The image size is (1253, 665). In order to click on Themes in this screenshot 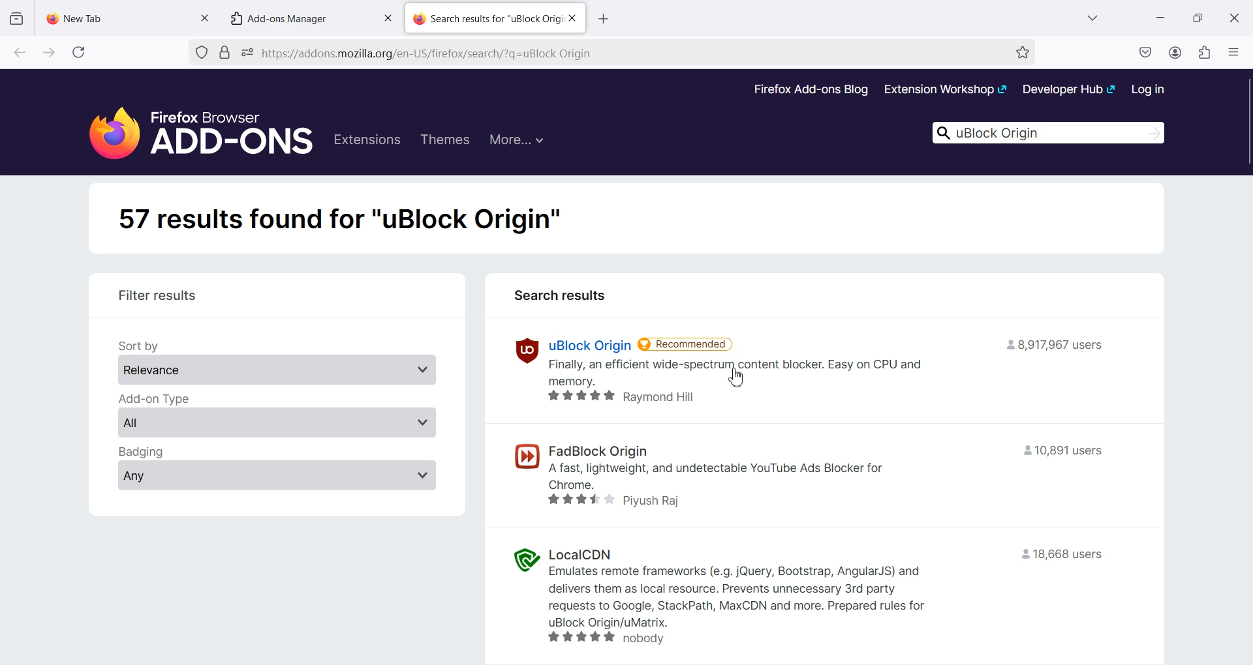, I will do `click(444, 140)`.